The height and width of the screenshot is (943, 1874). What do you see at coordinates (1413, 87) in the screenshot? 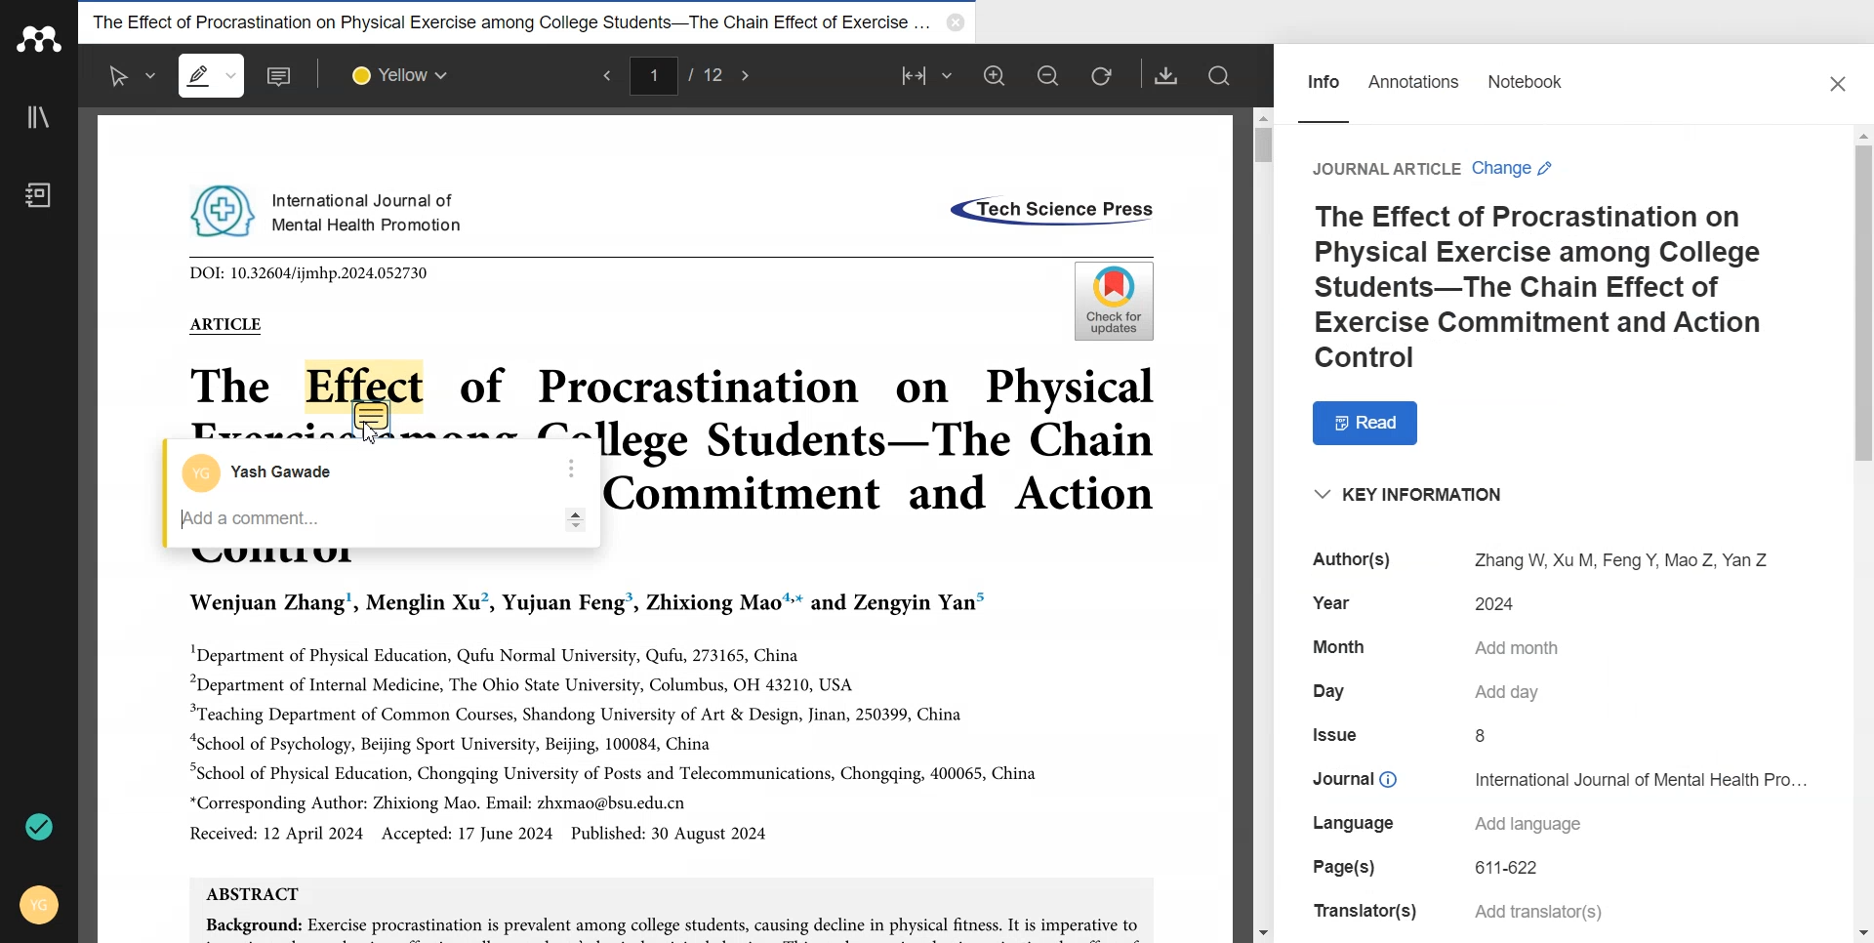
I see `Annotations` at bounding box center [1413, 87].